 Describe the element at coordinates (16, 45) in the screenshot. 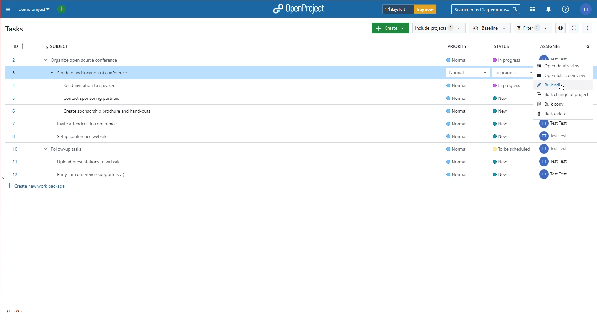

I see `ID` at that location.